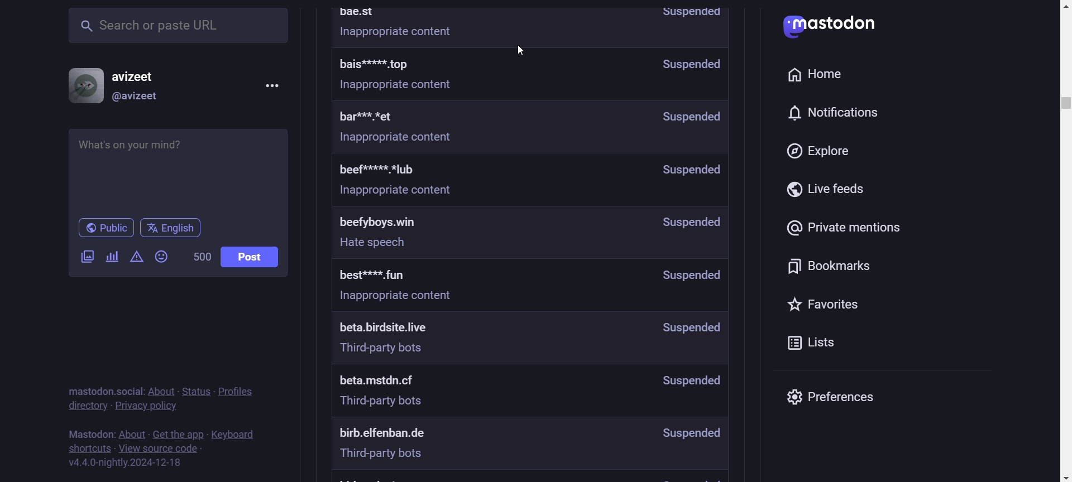 Image resolution: width=1072 pixels, height=482 pixels. I want to click on @username, so click(136, 99).